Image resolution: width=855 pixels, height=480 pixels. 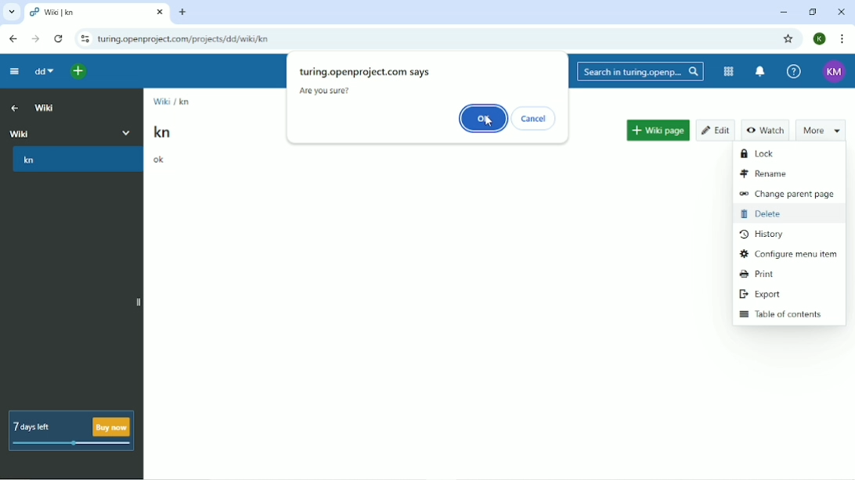 What do you see at coordinates (788, 253) in the screenshot?
I see `Configure menu item` at bounding box center [788, 253].